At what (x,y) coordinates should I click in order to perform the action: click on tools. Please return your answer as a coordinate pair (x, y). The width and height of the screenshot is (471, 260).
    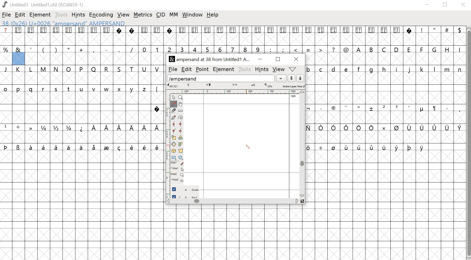
    Looking at the image, I should click on (245, 69).